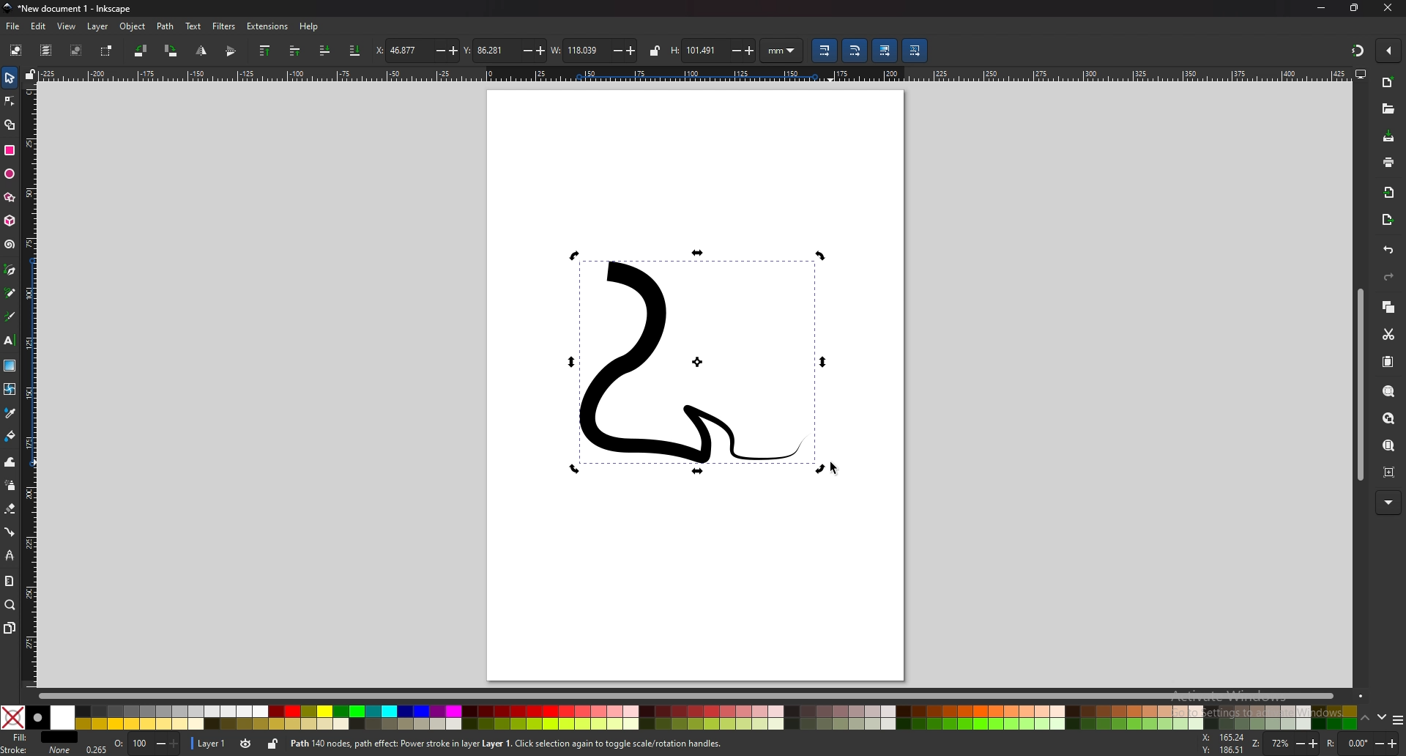  I want to click on ROTATION, so click(1365, 744).